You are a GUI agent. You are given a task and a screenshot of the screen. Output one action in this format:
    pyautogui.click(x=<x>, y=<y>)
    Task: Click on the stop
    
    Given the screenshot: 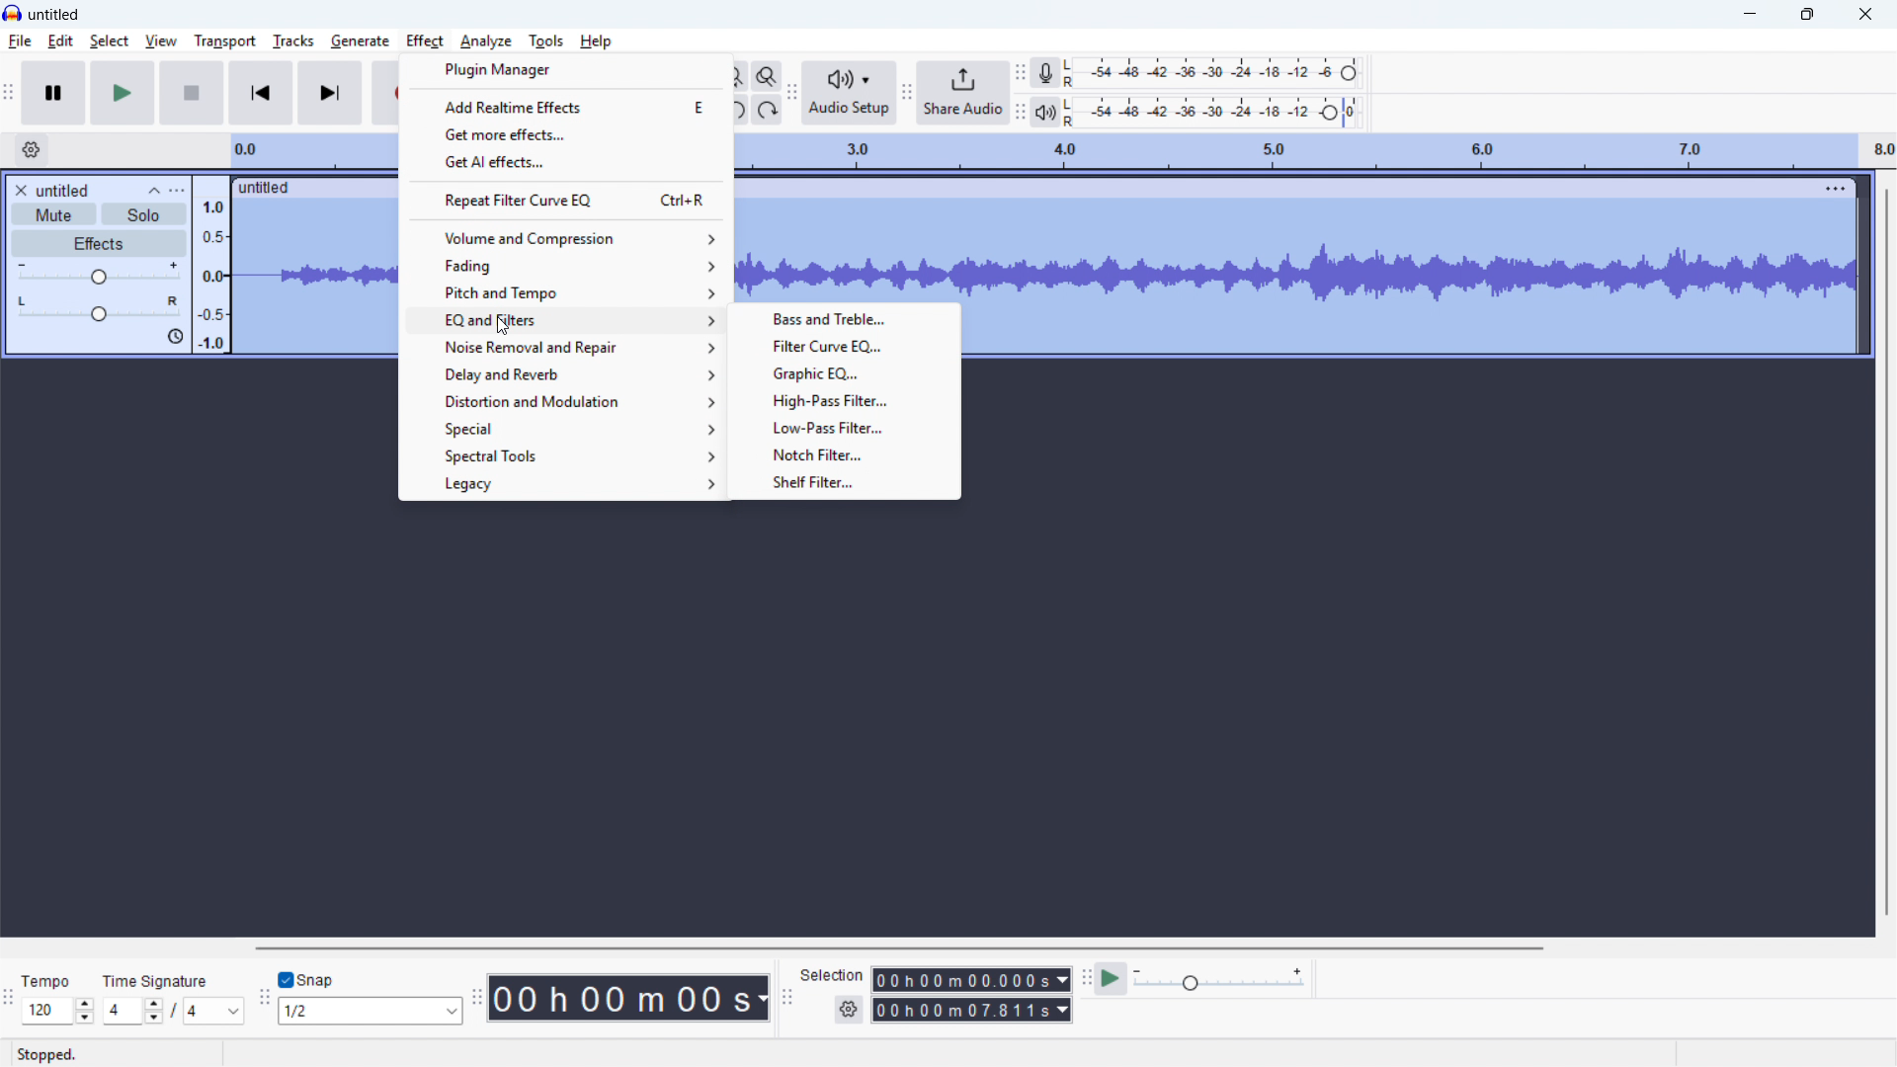 What is the action you would take?
    pyautogui.click(x=193, y=93)
    